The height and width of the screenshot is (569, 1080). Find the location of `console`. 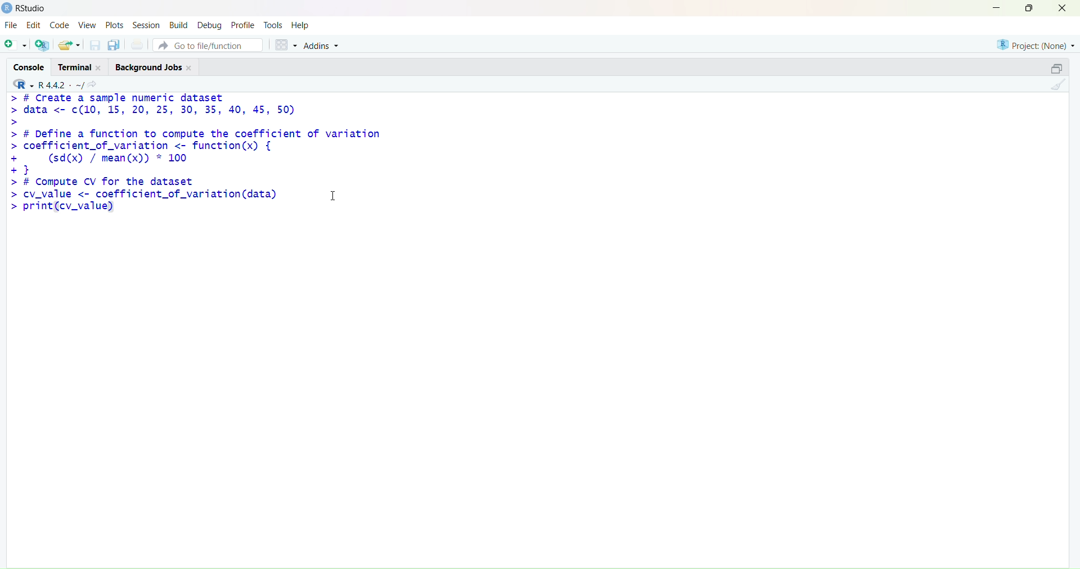

console is located at coordinates (30, 67).